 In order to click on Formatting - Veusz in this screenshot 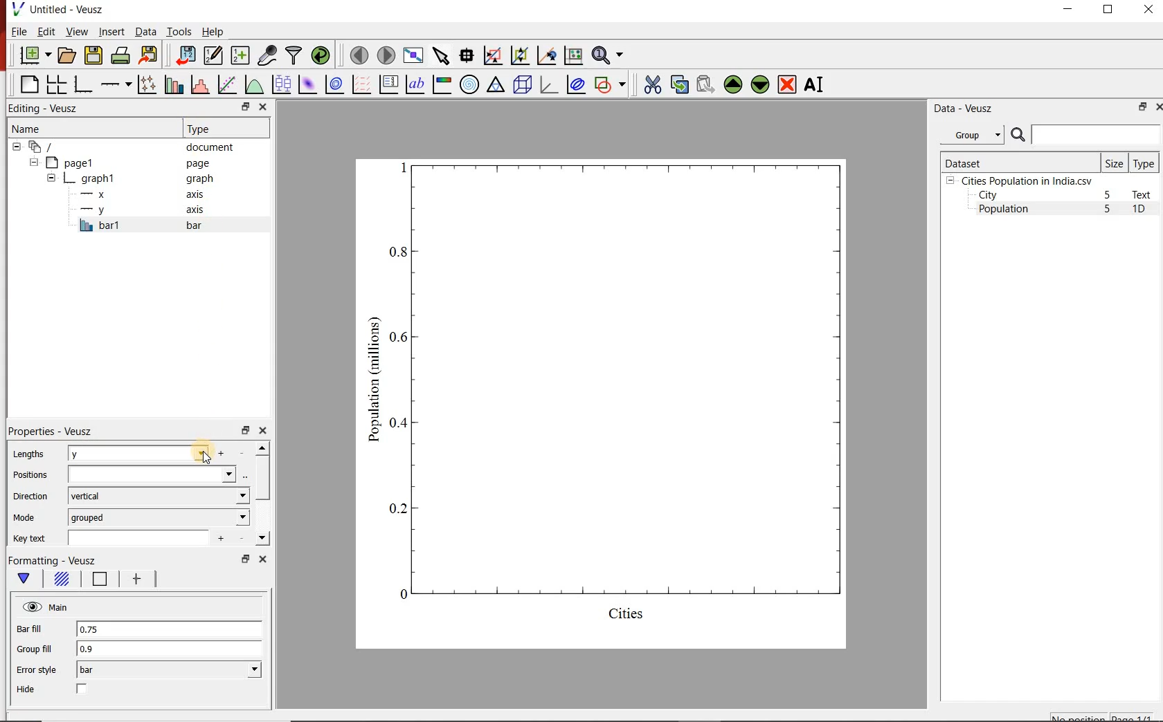, I will do `click(53, 561)`.